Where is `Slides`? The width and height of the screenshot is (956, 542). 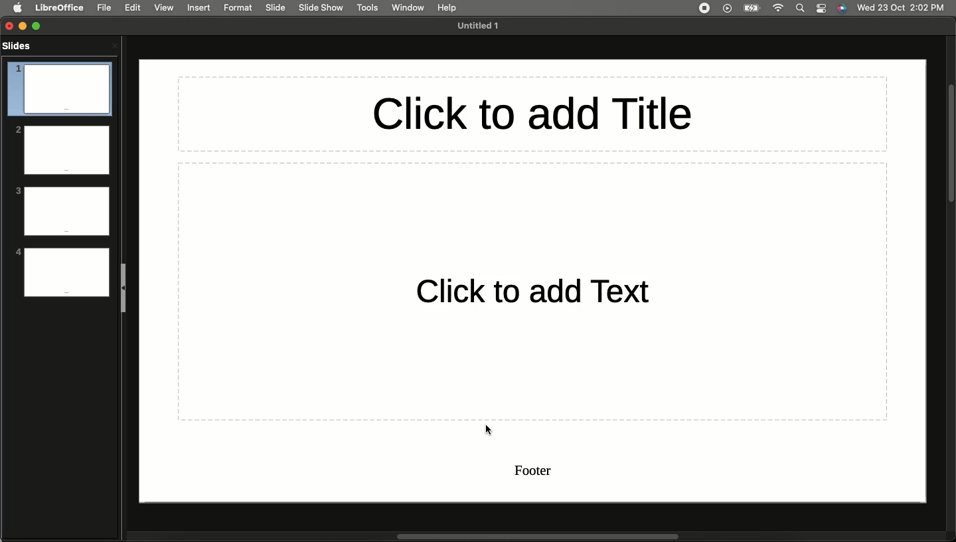 Slides is located at coordinates (23, 51).